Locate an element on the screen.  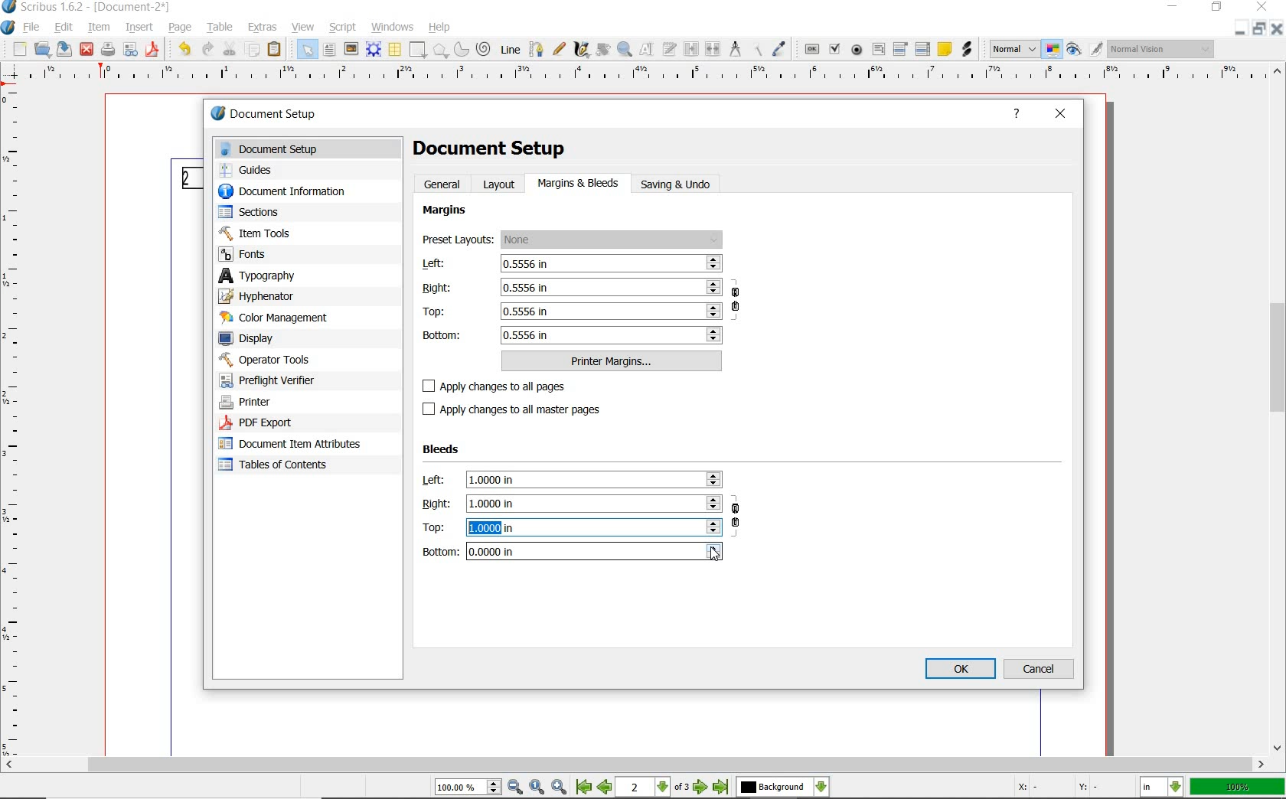
pdf check box is located at coordinates (836, 51).